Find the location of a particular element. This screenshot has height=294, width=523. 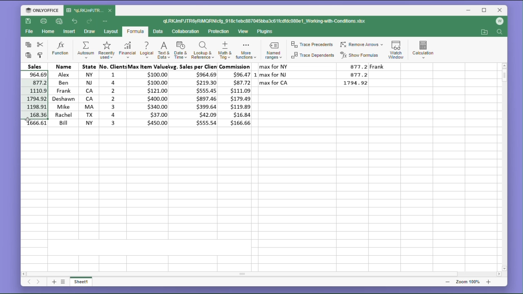

sheet 1 is located at coordinates (84, 283).